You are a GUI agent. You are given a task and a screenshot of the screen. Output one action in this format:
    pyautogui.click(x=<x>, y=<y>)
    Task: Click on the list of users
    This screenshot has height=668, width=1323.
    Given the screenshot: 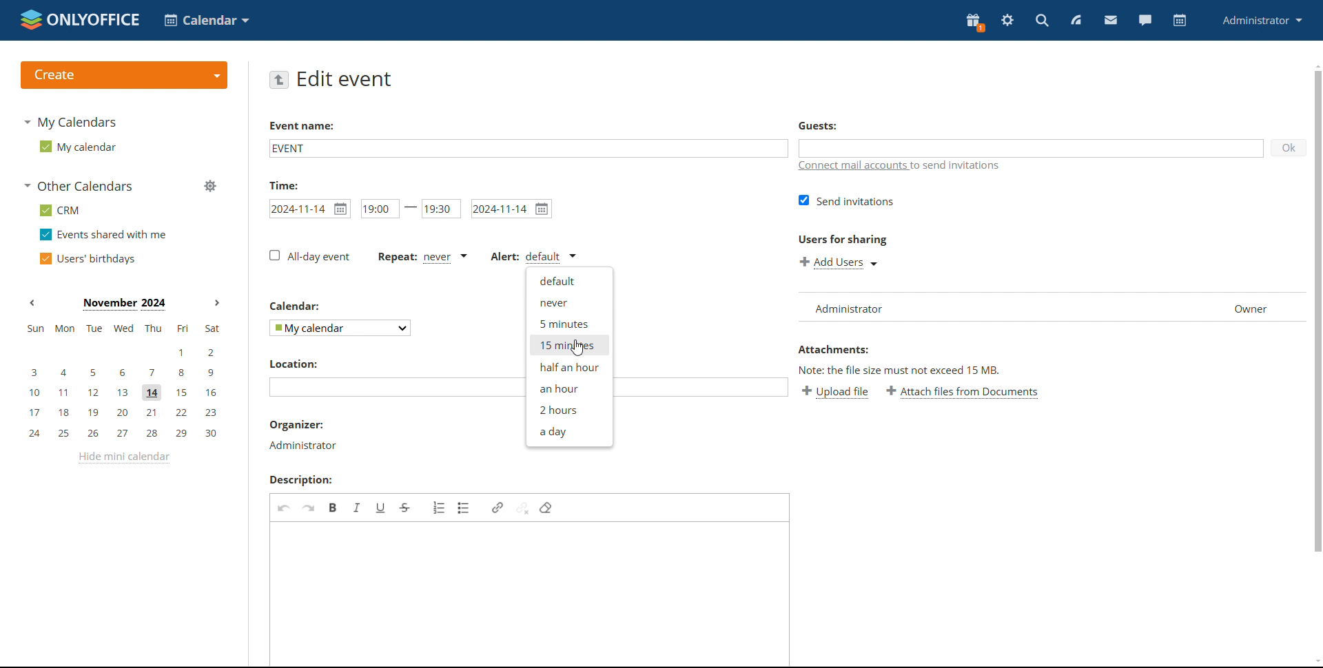 What is the action you would take?
    pyautogui.click(x=1045, y=307)
    